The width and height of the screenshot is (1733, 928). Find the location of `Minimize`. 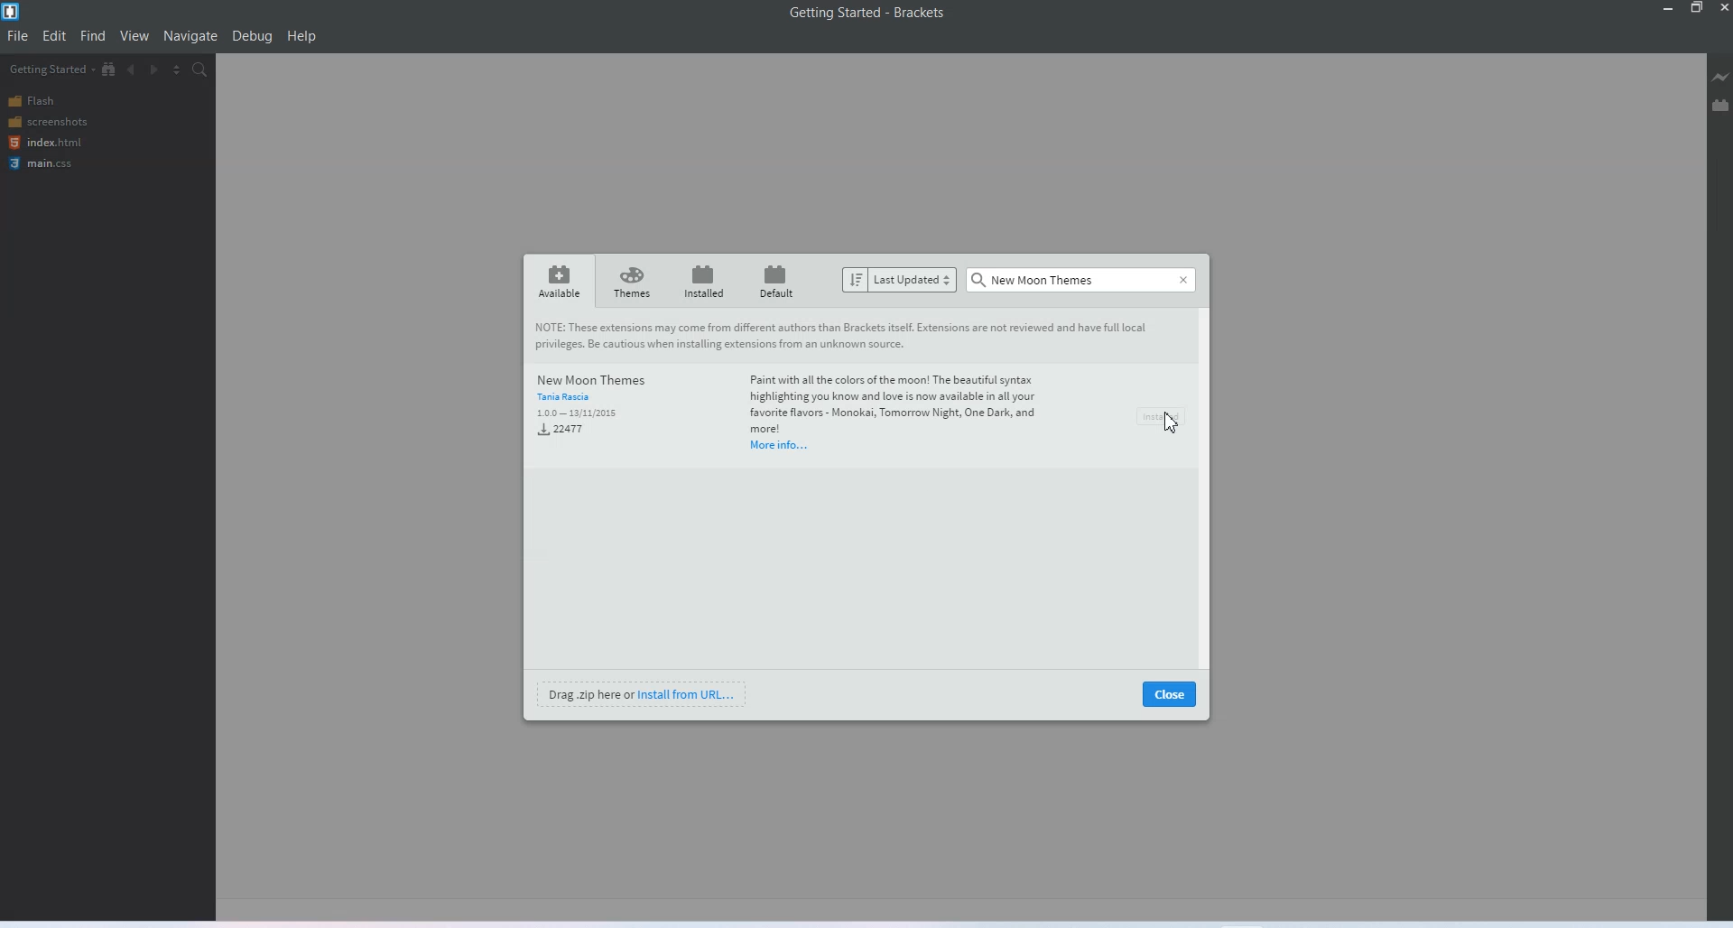

Minimize is located at coordinates (1670, 9).